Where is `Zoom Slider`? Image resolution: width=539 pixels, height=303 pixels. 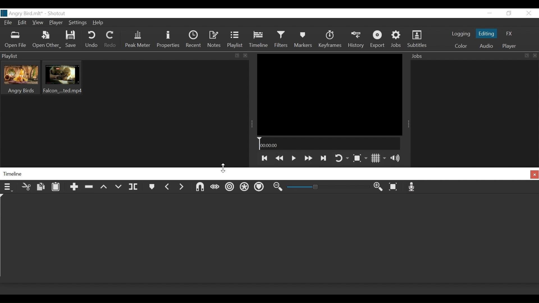 Zoom Slider is located at coordinates (329, 188).